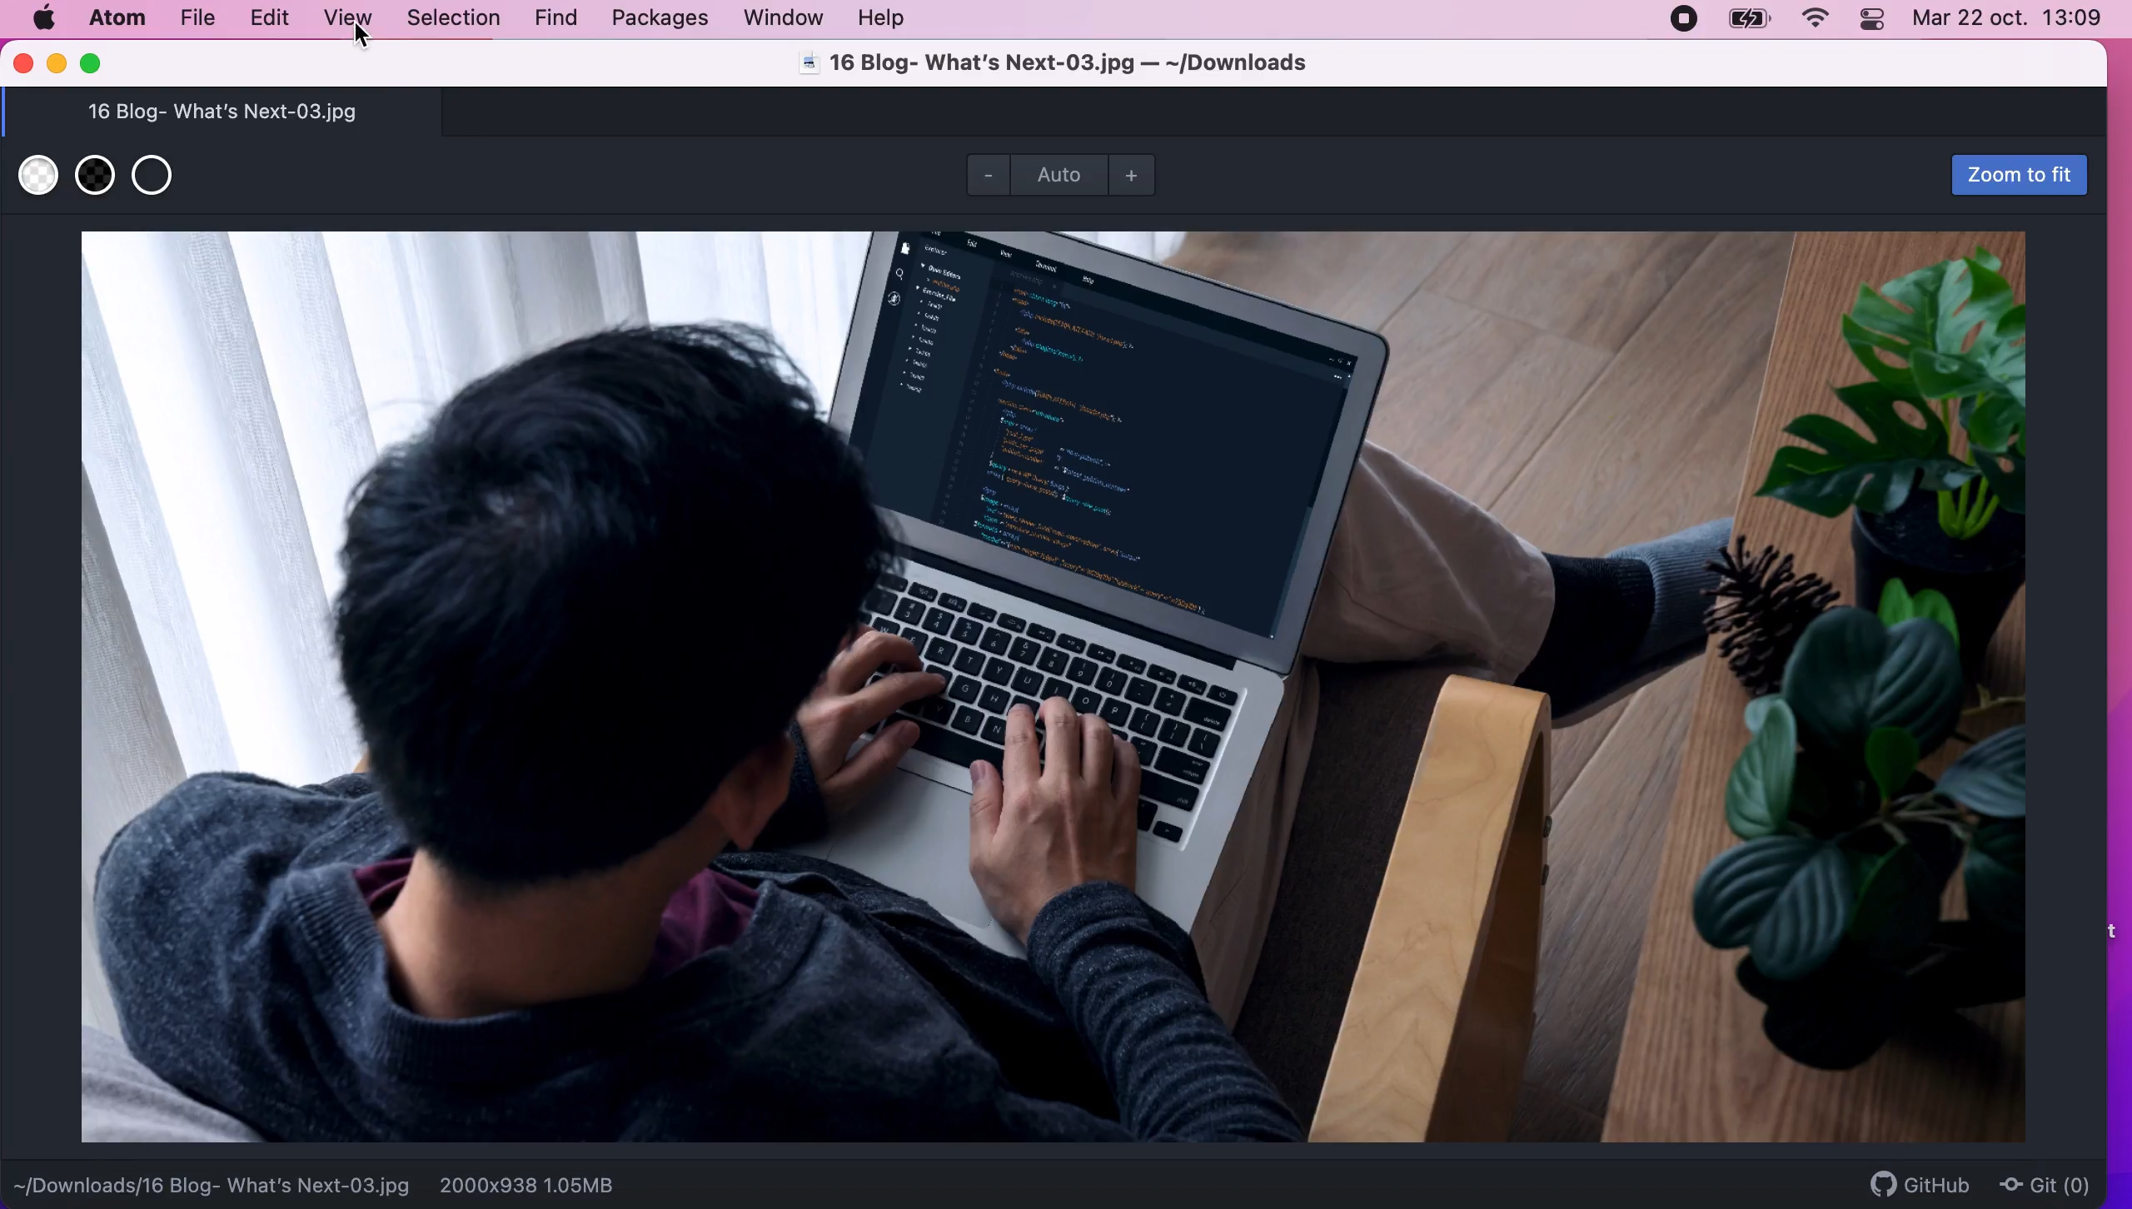  Describe the element at coordinates (984, 179) in the screenshot. I see `zoom out` at that location.